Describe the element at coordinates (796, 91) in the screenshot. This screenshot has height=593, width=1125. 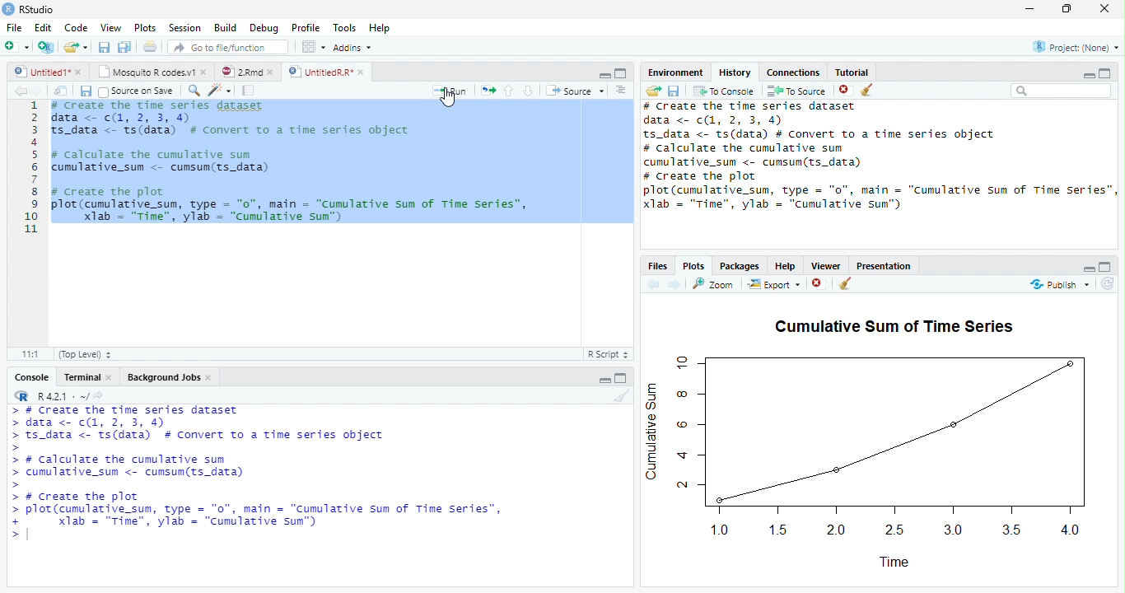
I see `To Source` at that location.